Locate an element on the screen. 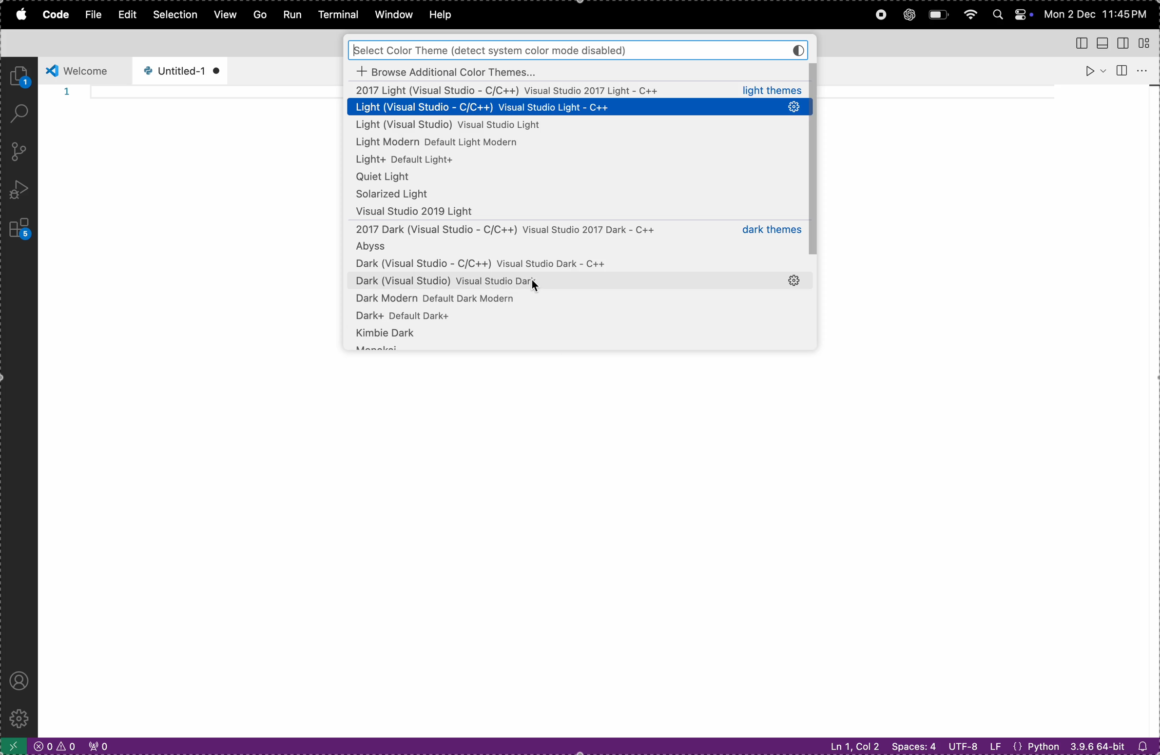  wifi is located at coordinates (969, 15).